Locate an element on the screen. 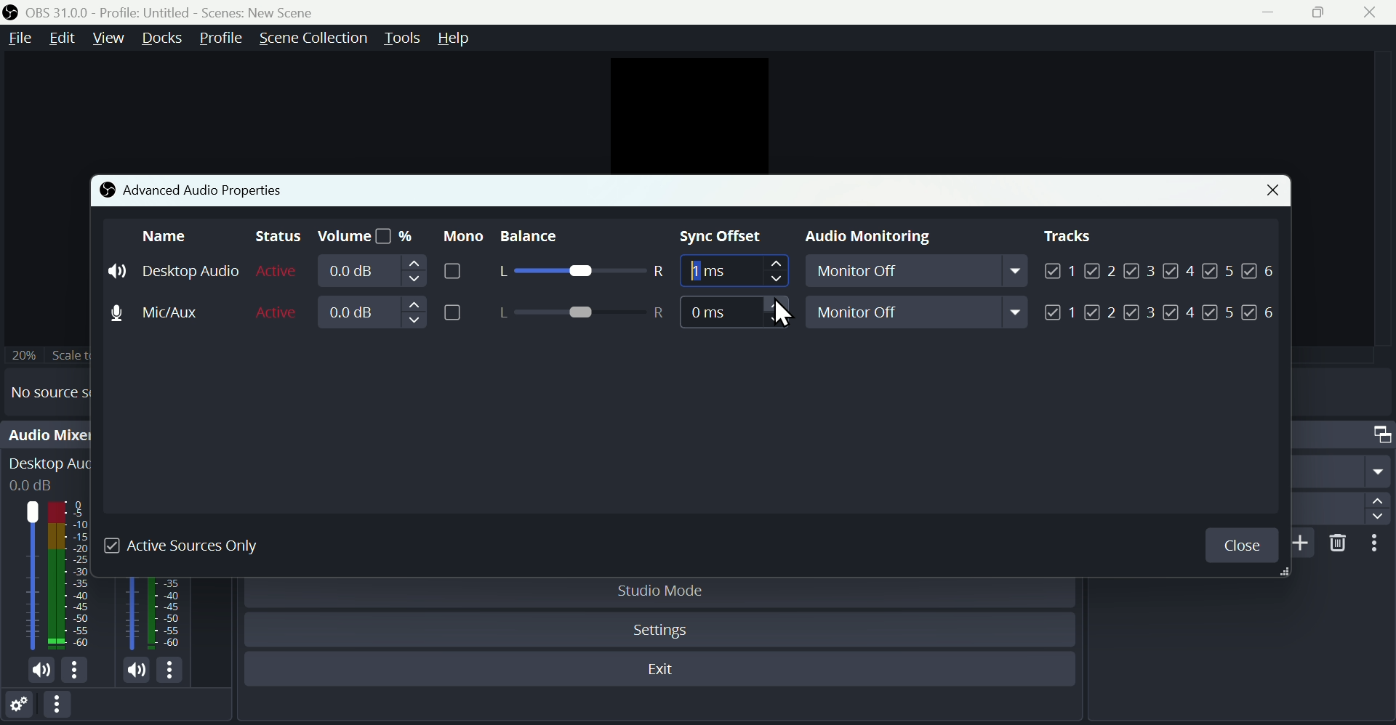 This screenshot has width=1396, height=725. Mike/Aux is located at coordinates (169, 311).